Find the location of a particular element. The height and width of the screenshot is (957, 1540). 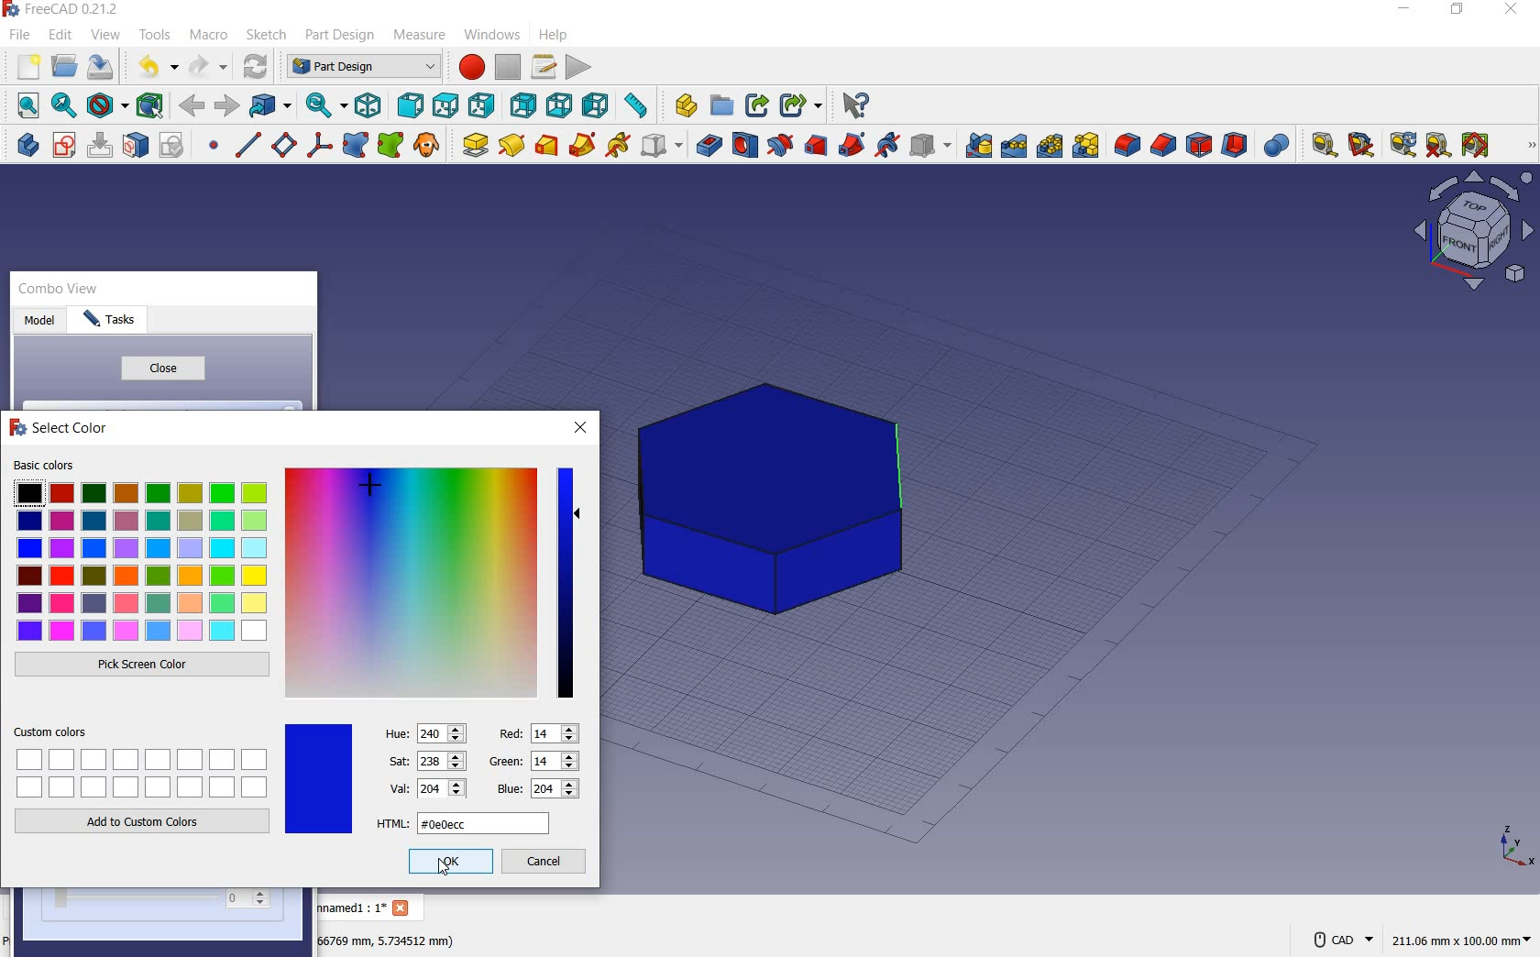

mirrored is located at coordinates (979, 145).